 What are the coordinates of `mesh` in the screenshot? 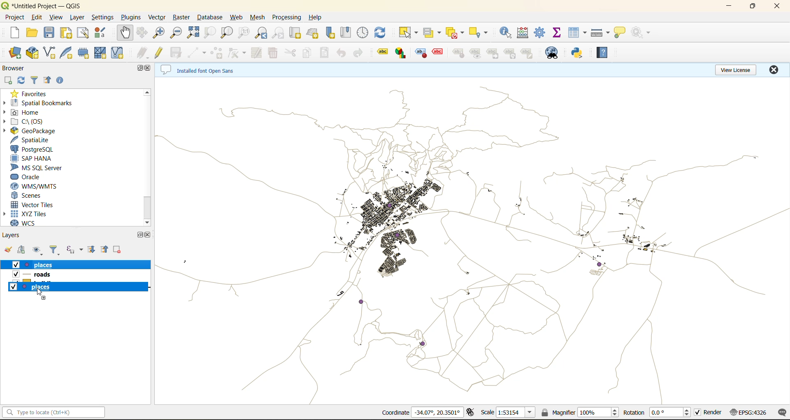 It's located at (256, 18).